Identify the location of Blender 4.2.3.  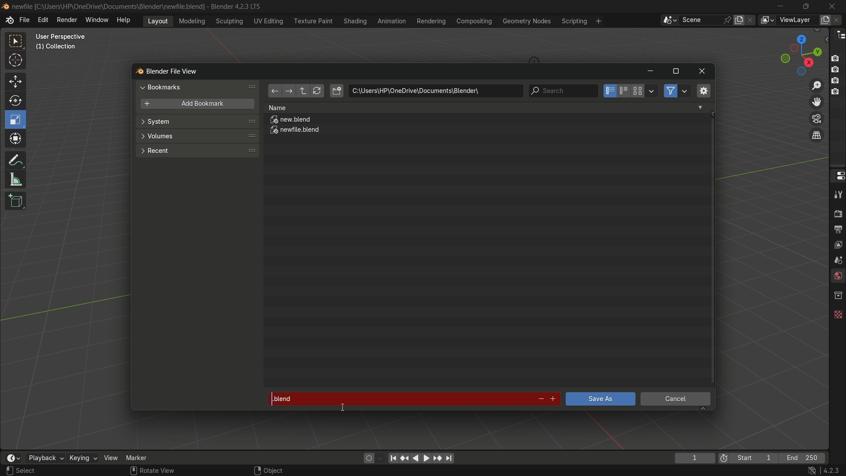
(234, 6).